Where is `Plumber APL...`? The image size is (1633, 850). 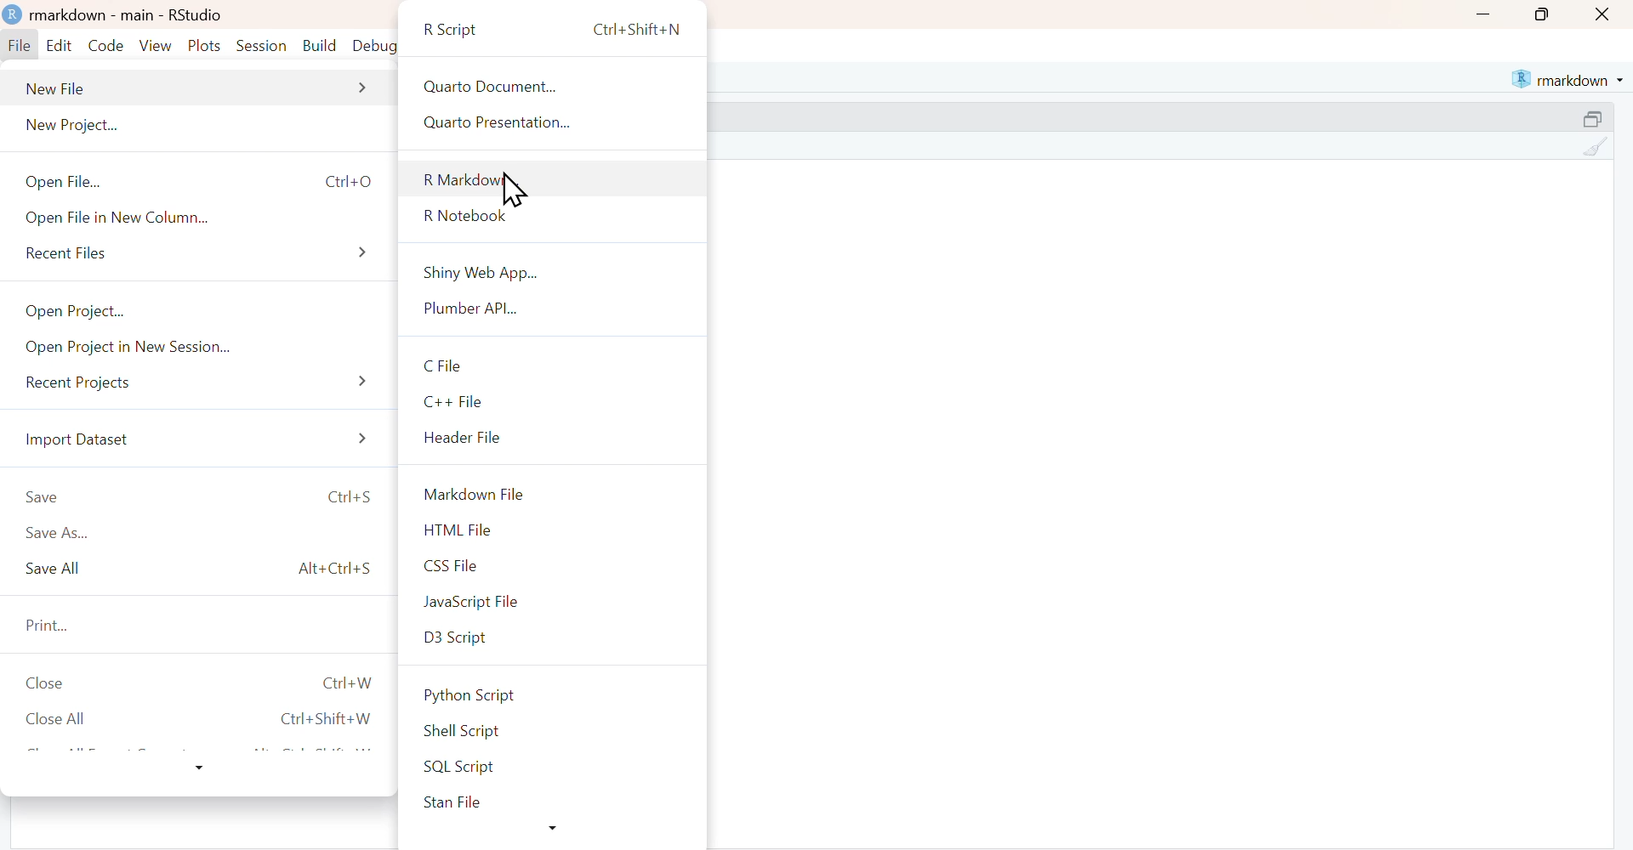 Plumber APL... is located at coordinates (551, 309).